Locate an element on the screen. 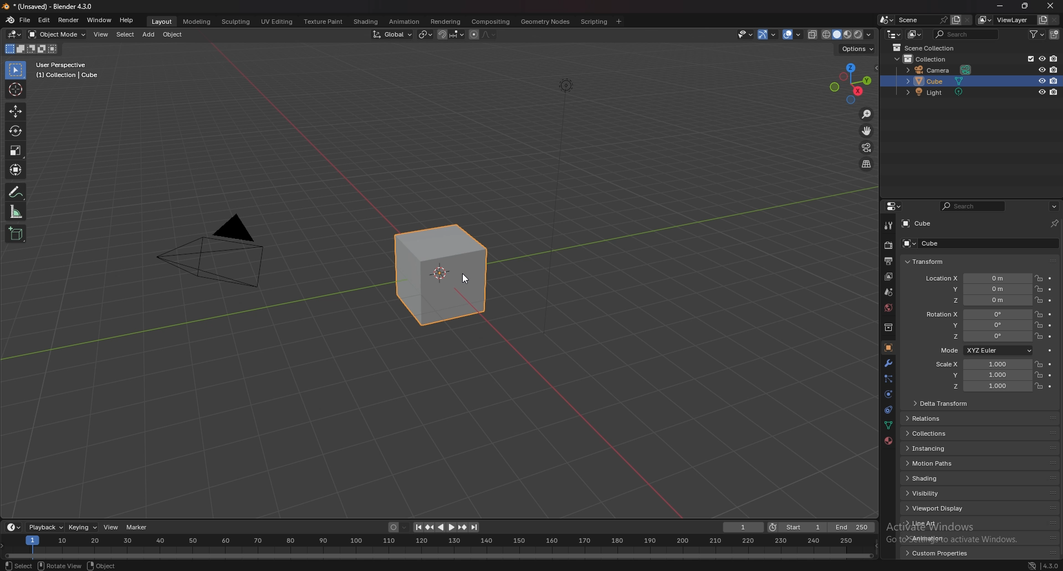  line art is located at coordinates (943, 523).